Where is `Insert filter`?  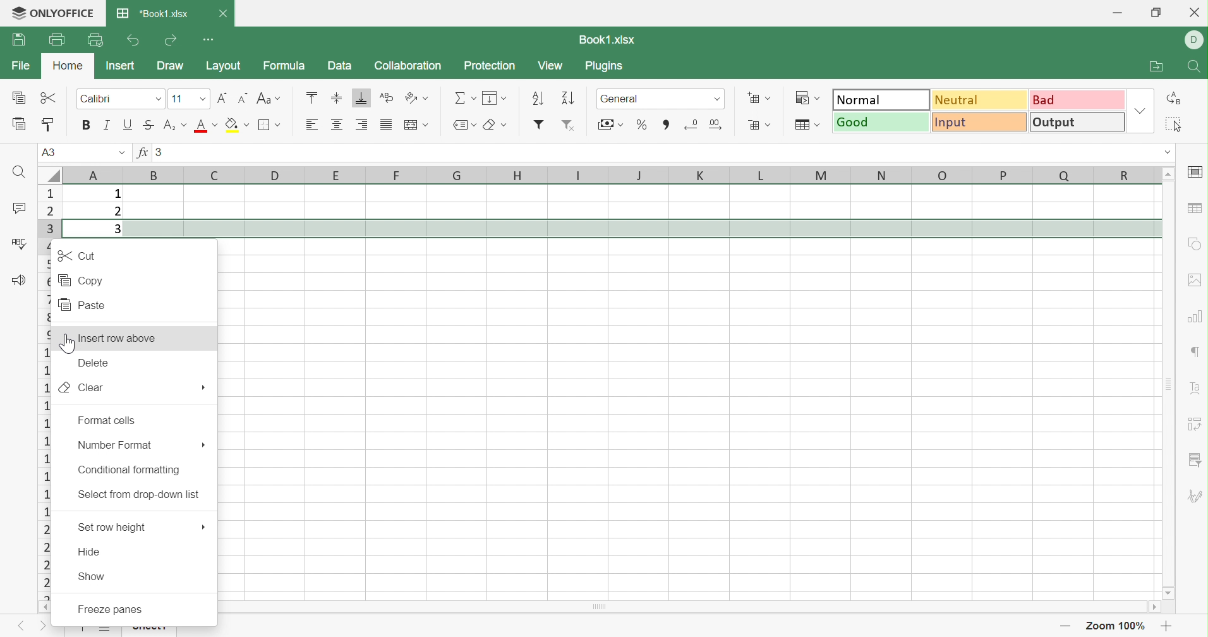 Insert filter is located at coordinates (538, 126).